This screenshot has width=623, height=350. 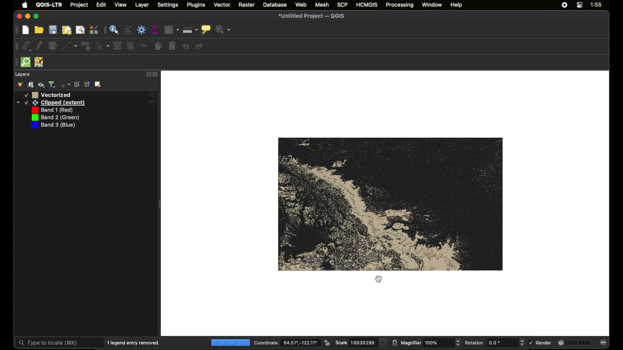 I want to click on lock scale, so click(x=394, y=344).